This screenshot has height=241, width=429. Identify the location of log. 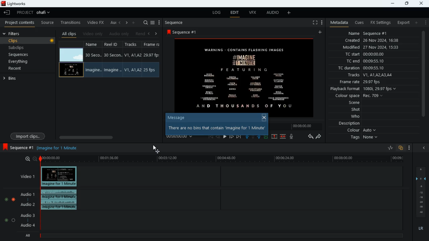
(218, 13).